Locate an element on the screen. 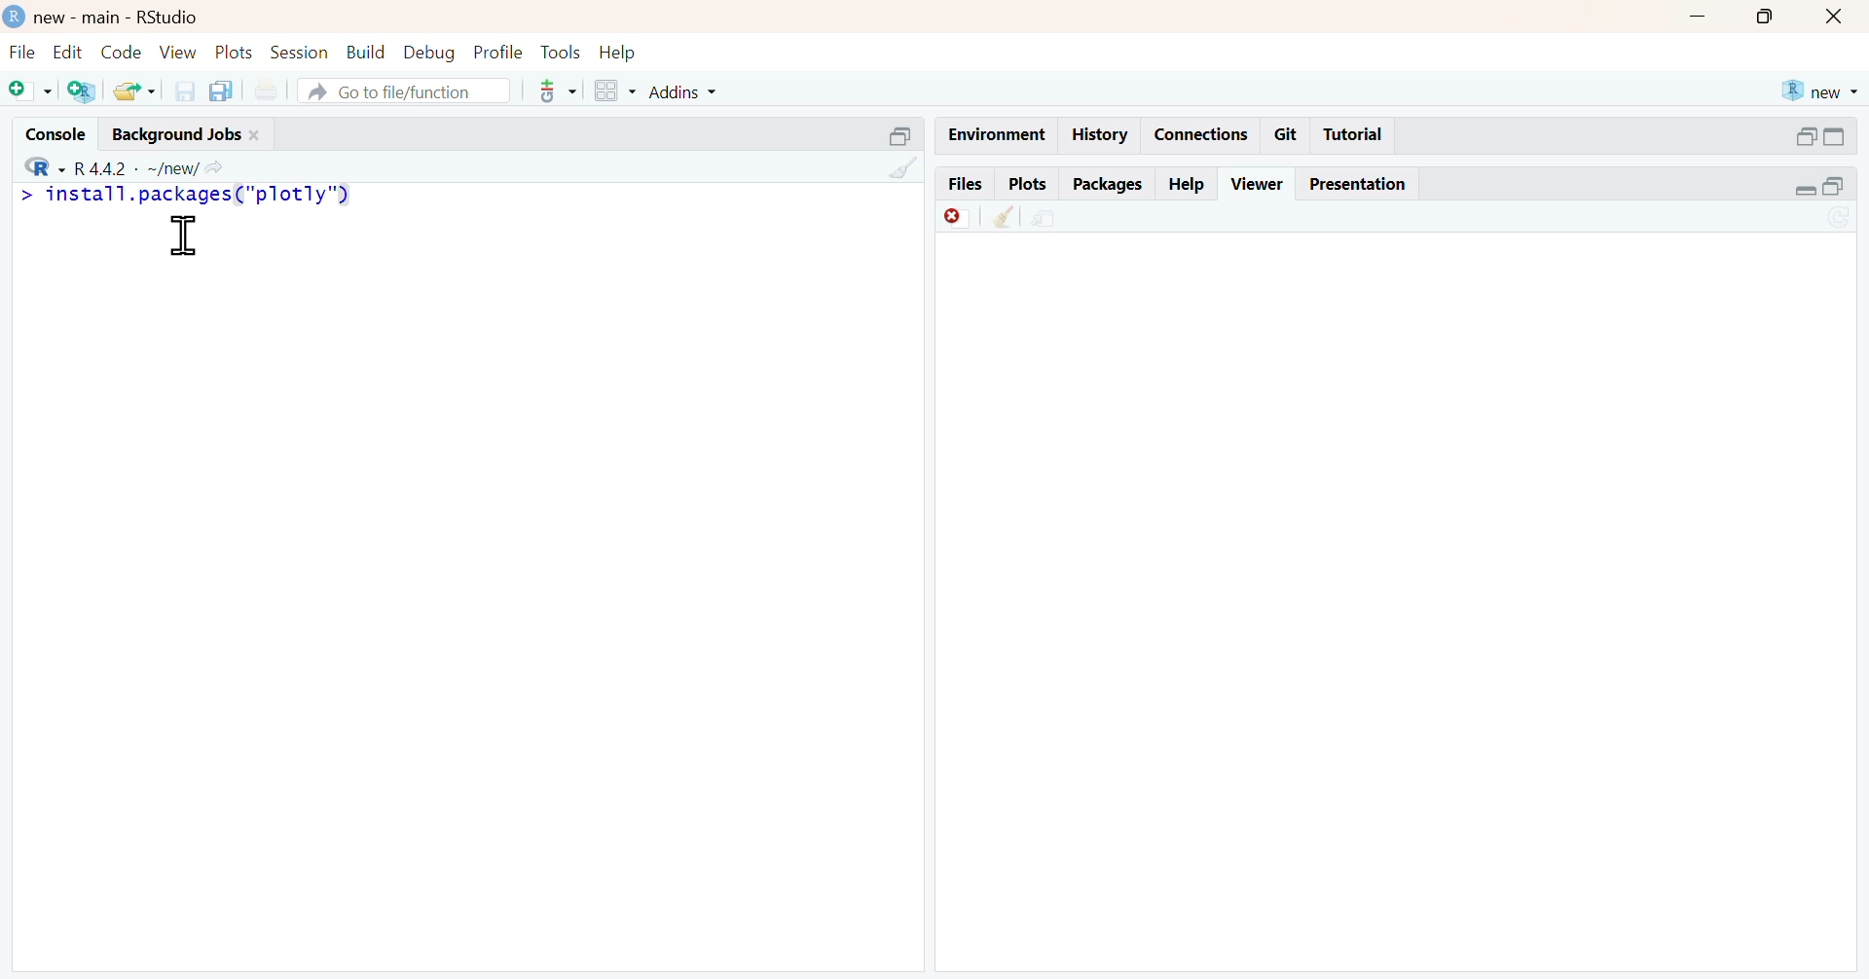  tools is located at coordinates (560, 51).